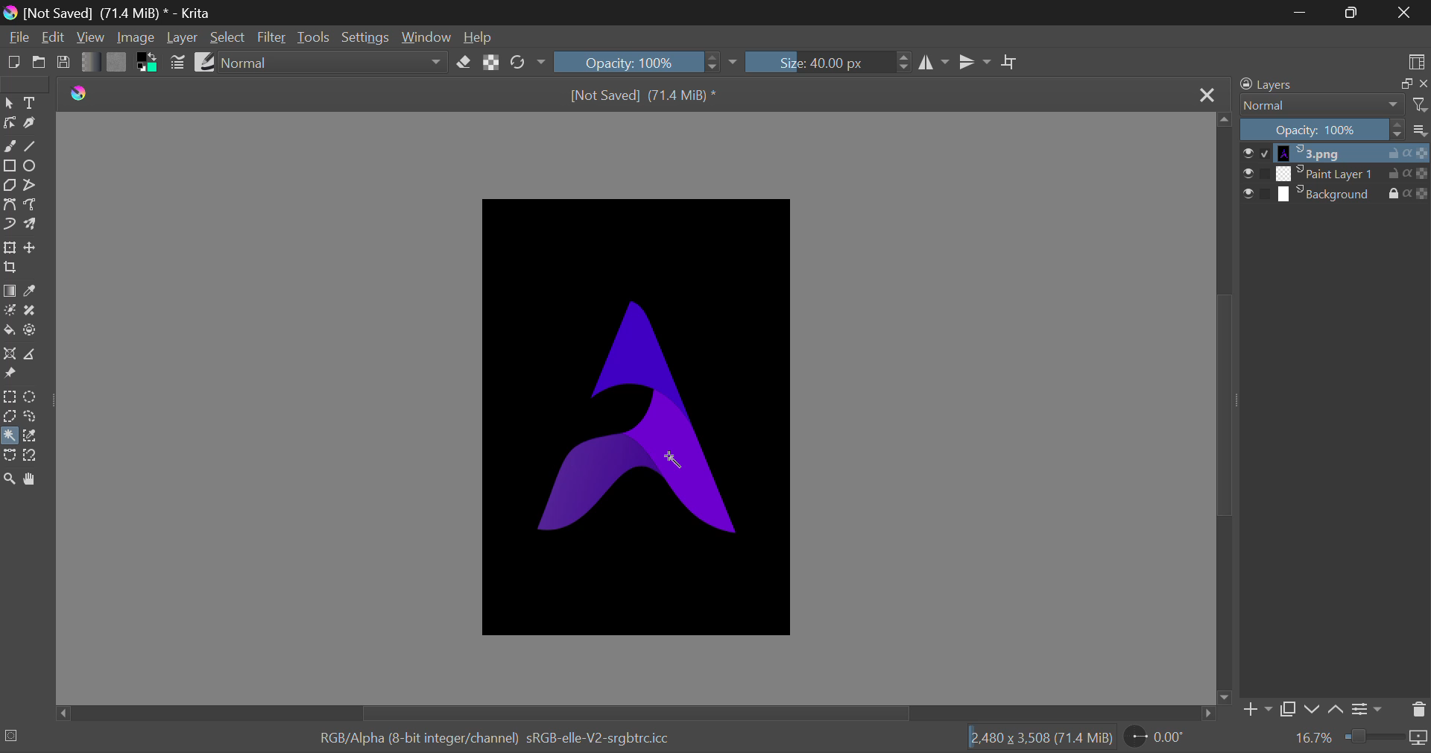 The height and width of the screenshot is (753, 1431). What do you see at coordinates (183, 37) in the screenshot?
I see `Layer` at bounding box center [183, 37].